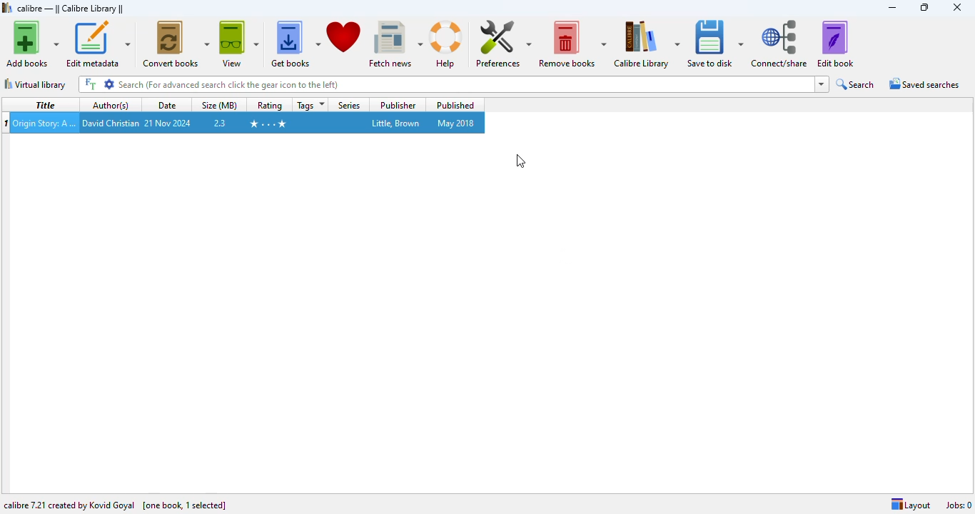  What do you see at coordinates (239, 44) in the screenshot?
I see `view` at bounding box center [239, 44].